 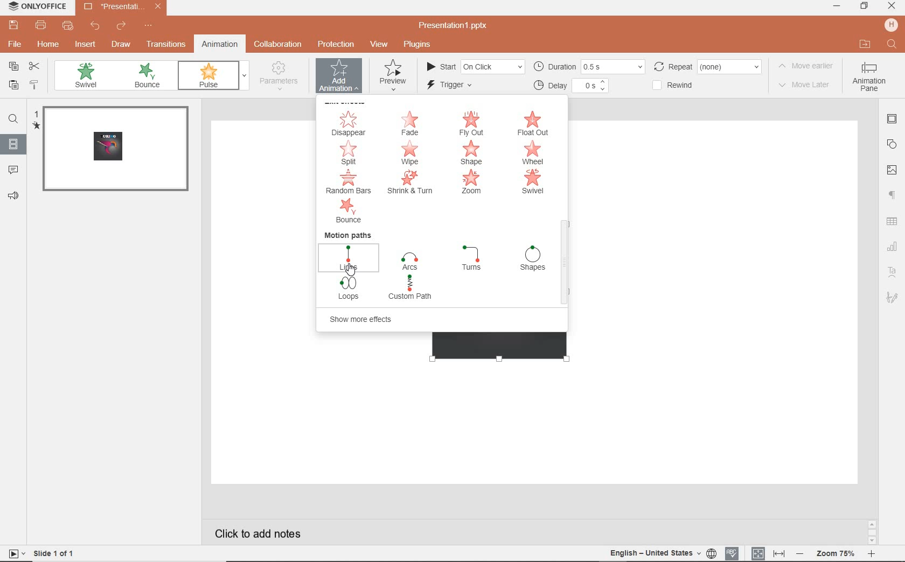 What do you see at coordinates (34, 66) in the screenshot?
I see `cut` at bounding box center [34, 66].